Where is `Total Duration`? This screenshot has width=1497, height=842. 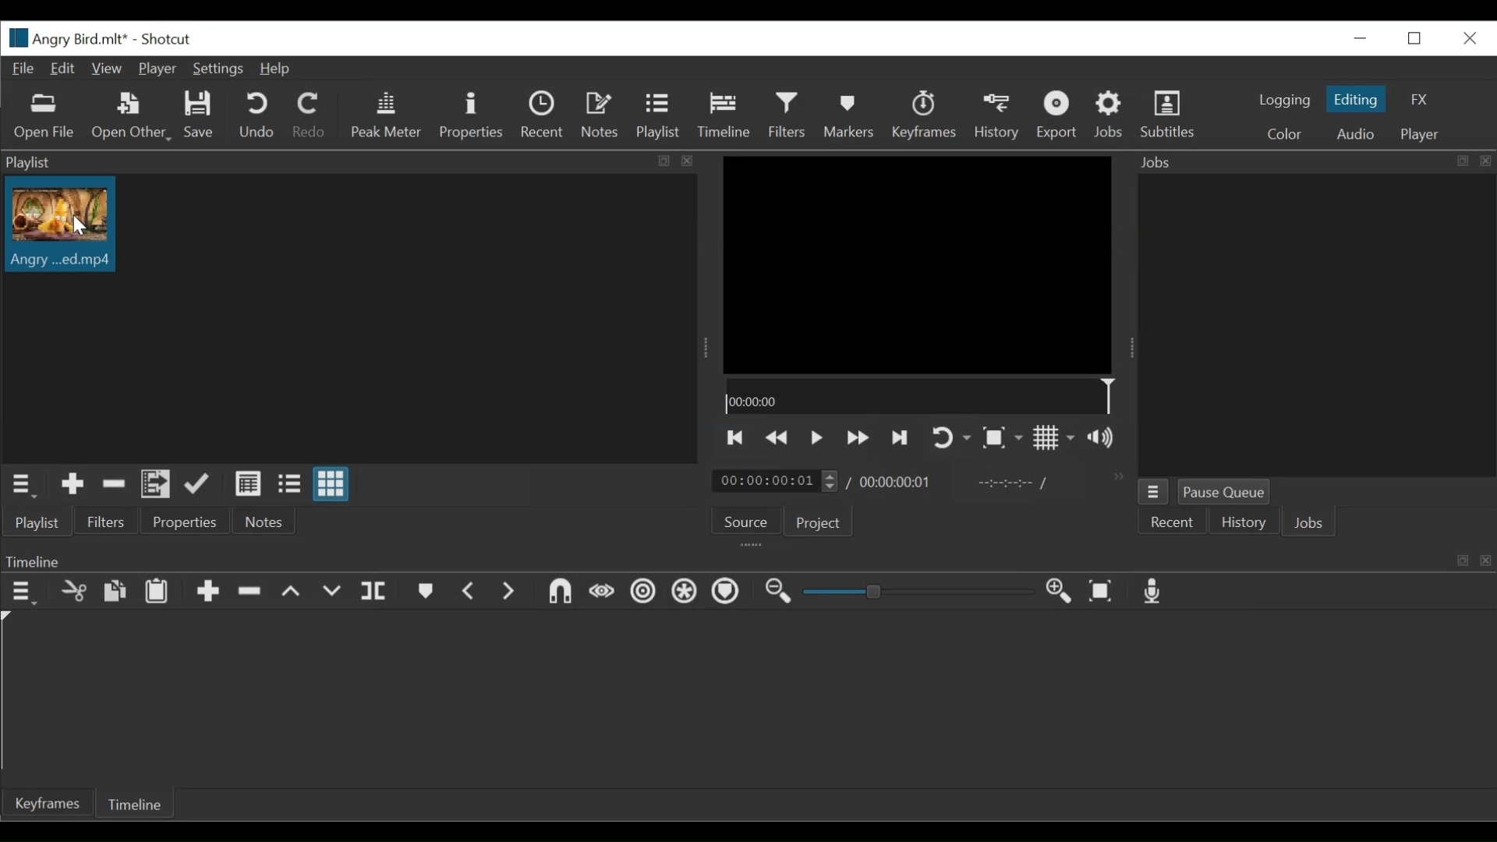
Total Duration is located at coordinates (897, 483).